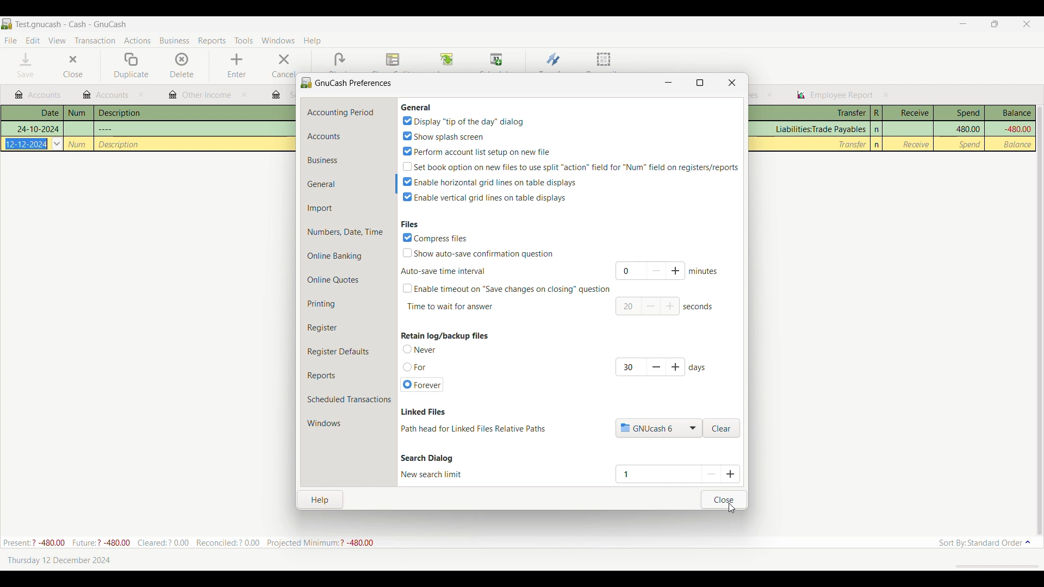  I want to click on Increase/Decrease number, so click(722, 473).